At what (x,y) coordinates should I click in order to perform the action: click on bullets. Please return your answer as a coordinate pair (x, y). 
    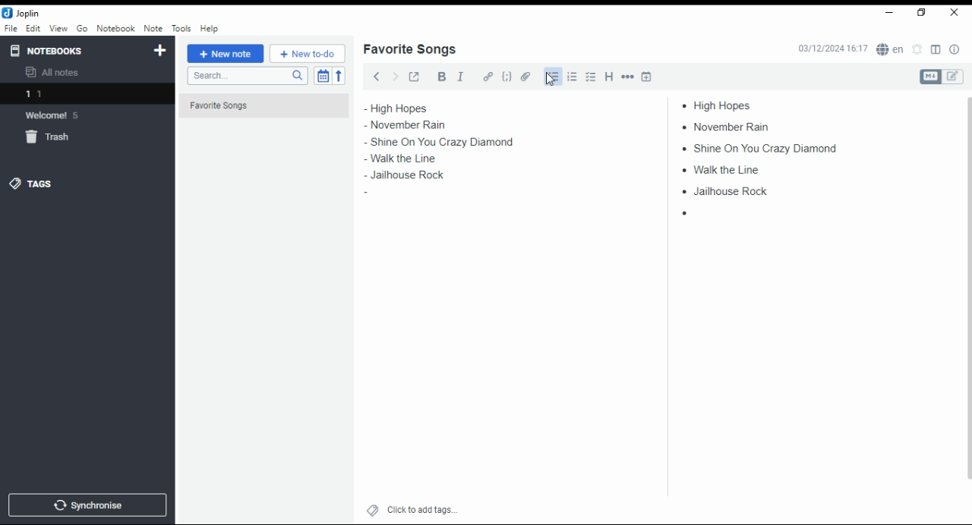
    Looking at the image, I should click on (551, 77).